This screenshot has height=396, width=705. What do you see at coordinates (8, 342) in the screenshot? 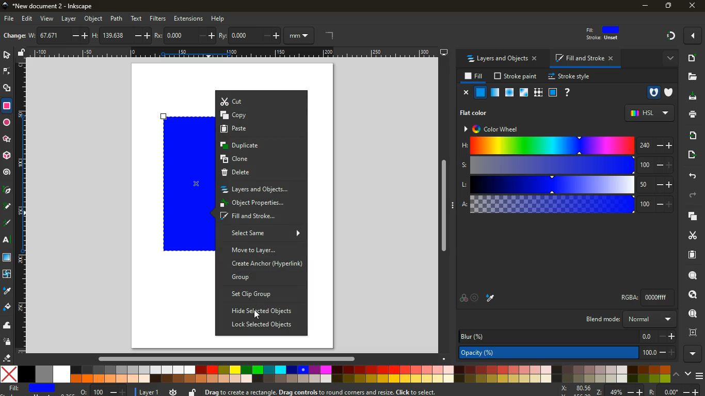
I see `spray` at bounding box center [8, 342].